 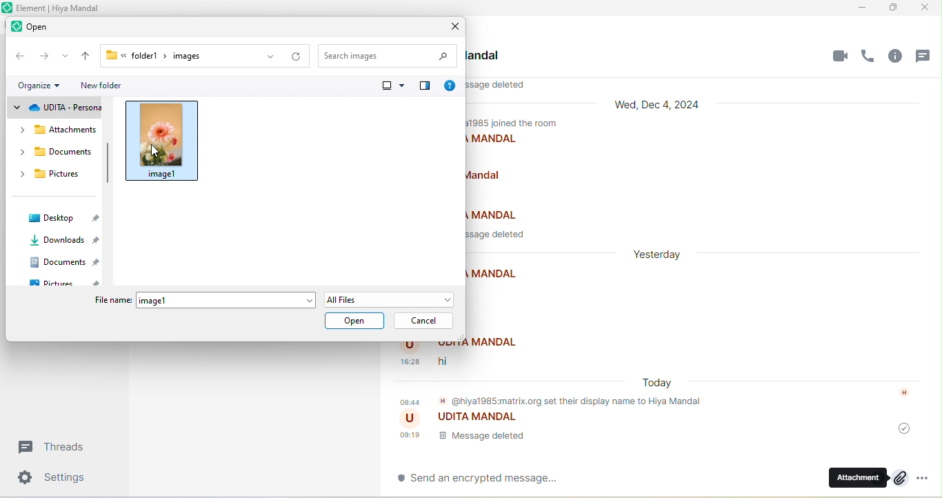 I want to click on message delete, so click(x=465, y=440).